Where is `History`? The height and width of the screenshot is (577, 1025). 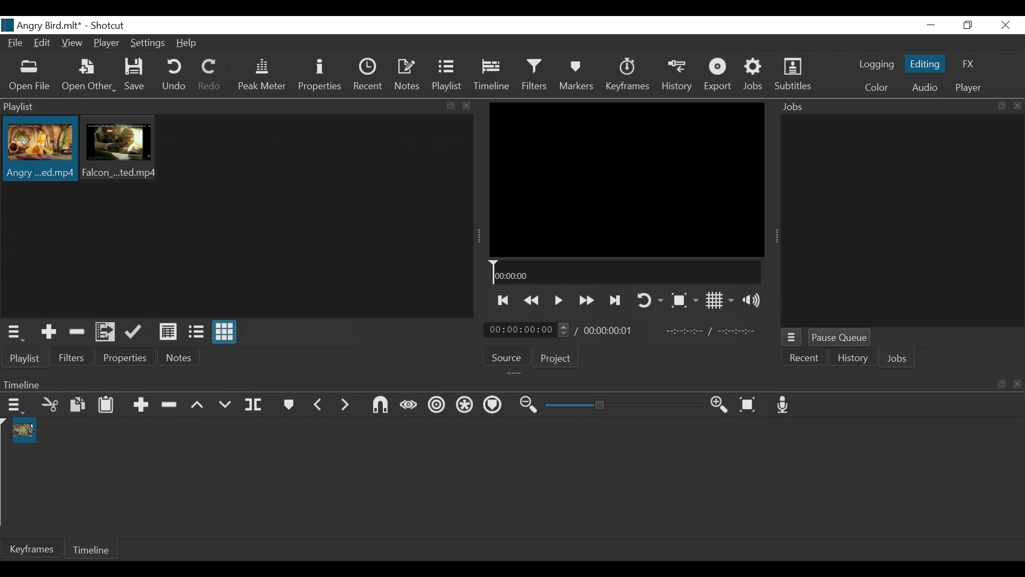
History is located at coordinates (851, 357).